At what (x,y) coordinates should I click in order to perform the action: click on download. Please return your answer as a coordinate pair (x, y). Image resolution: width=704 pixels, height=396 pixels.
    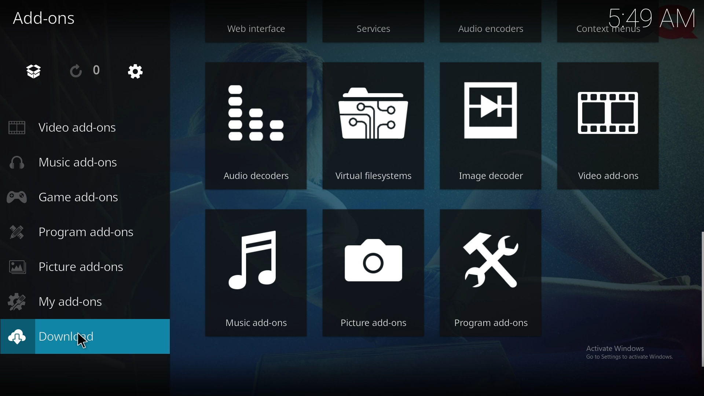
    Looking at the image, I should click on (67, 337).